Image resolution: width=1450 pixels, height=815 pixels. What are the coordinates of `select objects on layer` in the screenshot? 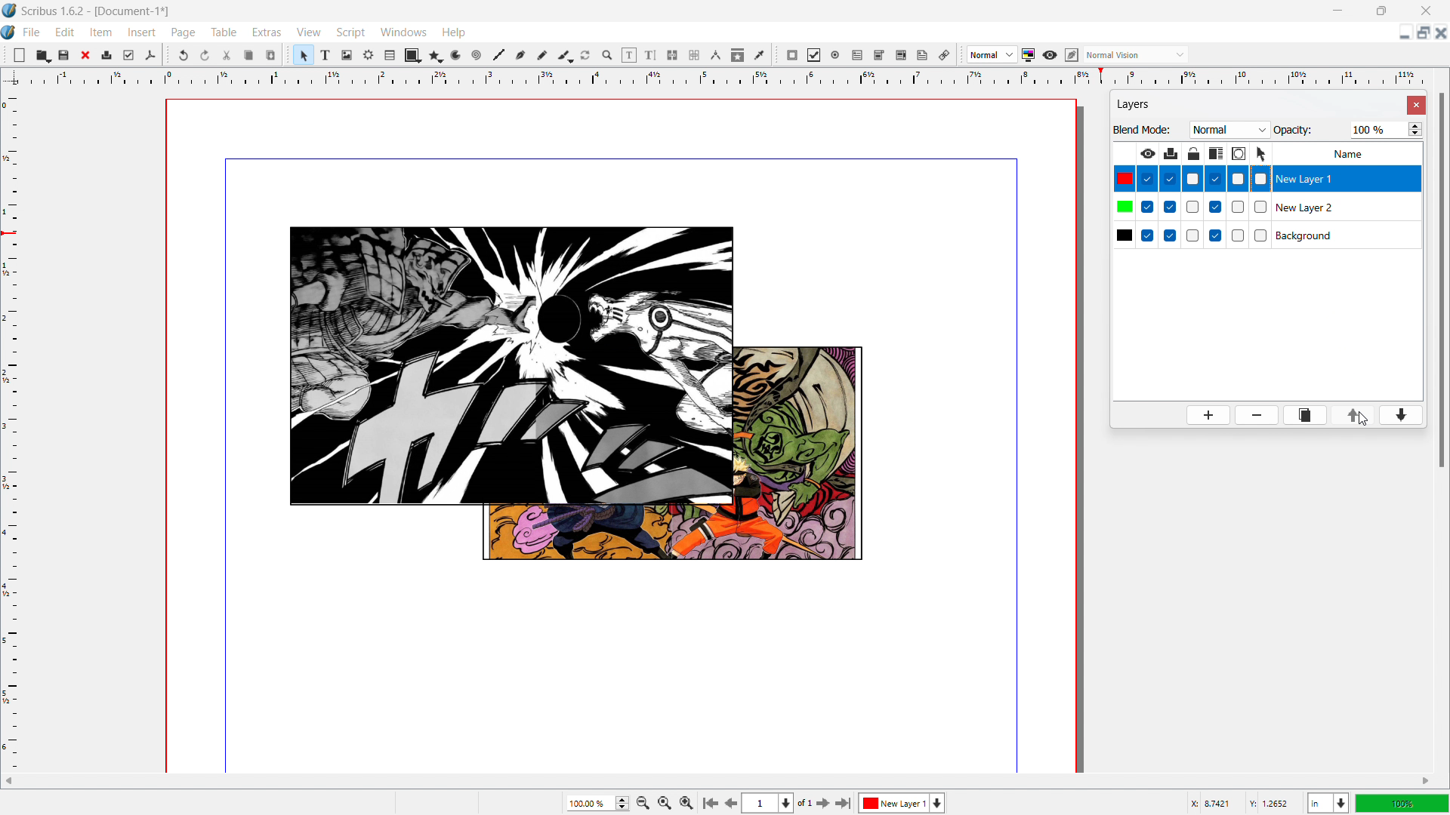 It's located at (1262, 154).